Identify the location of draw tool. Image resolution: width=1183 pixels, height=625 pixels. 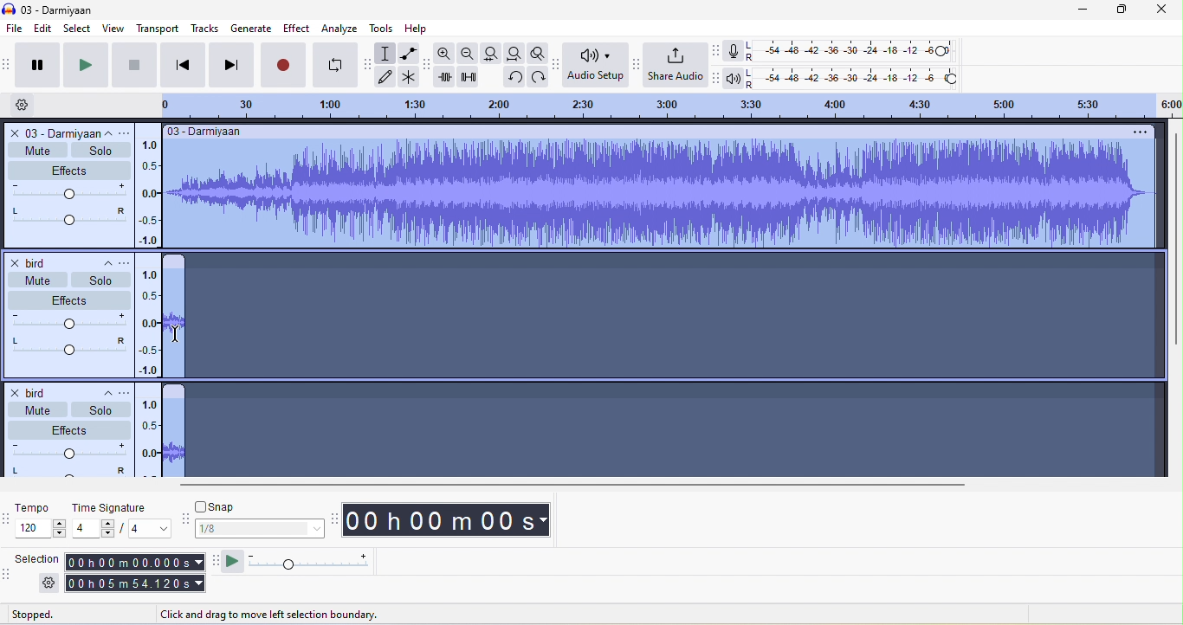
(390, 79).